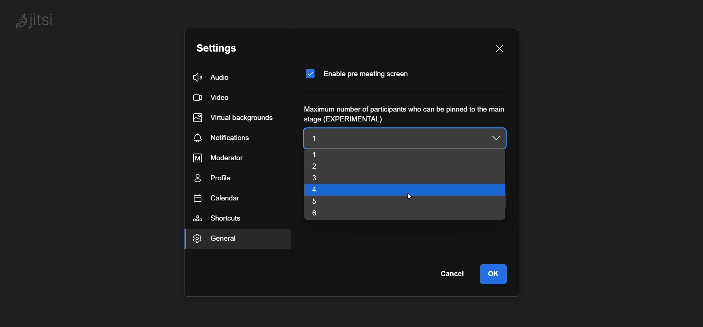 This screenshot has width=703, height=327. What do you see at coordinates (411, 199) in the screenshot?
I see `cursor` at bounding box center [411, 199].